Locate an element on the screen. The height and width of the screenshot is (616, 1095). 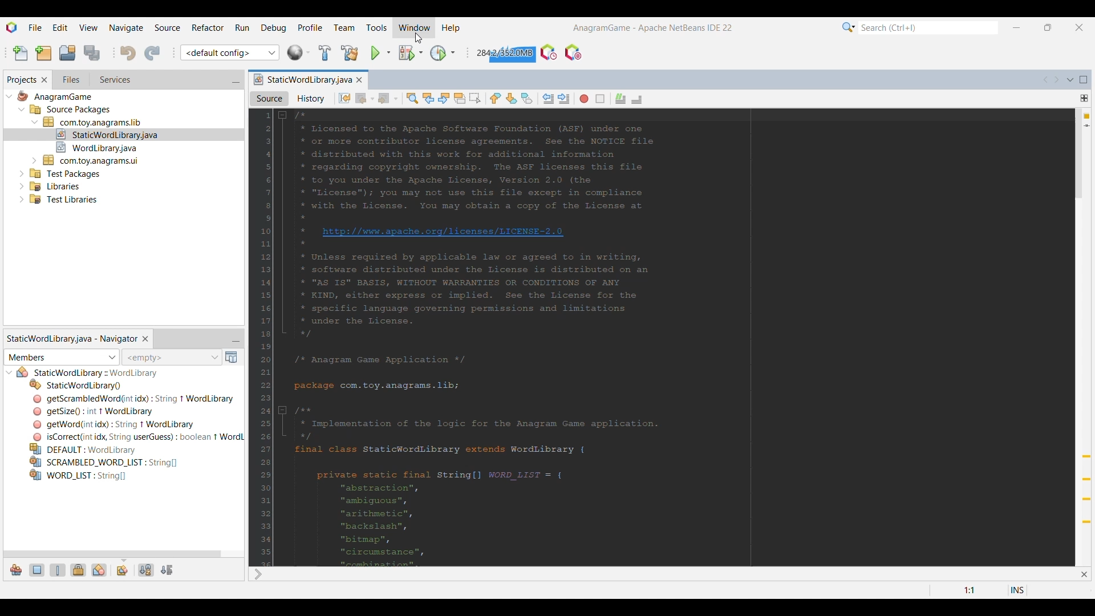
Back options is located at coordinates (372, 99).